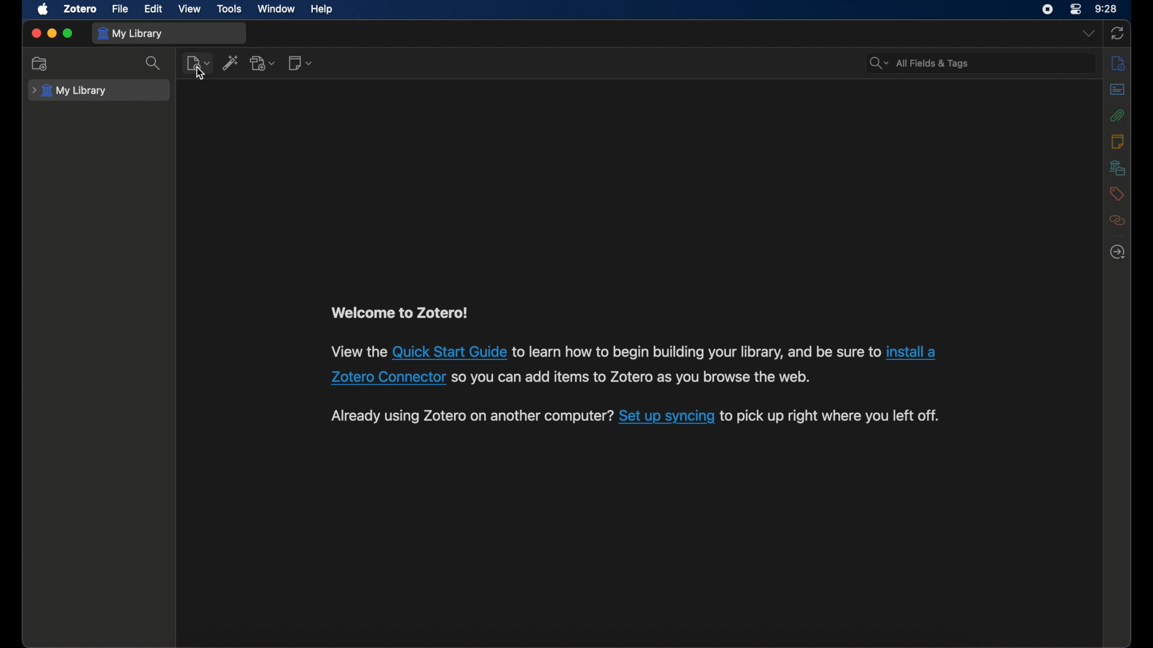 The height and width of the screenshot is (648, 1153). I want to click on locate, so click(1118, 251).